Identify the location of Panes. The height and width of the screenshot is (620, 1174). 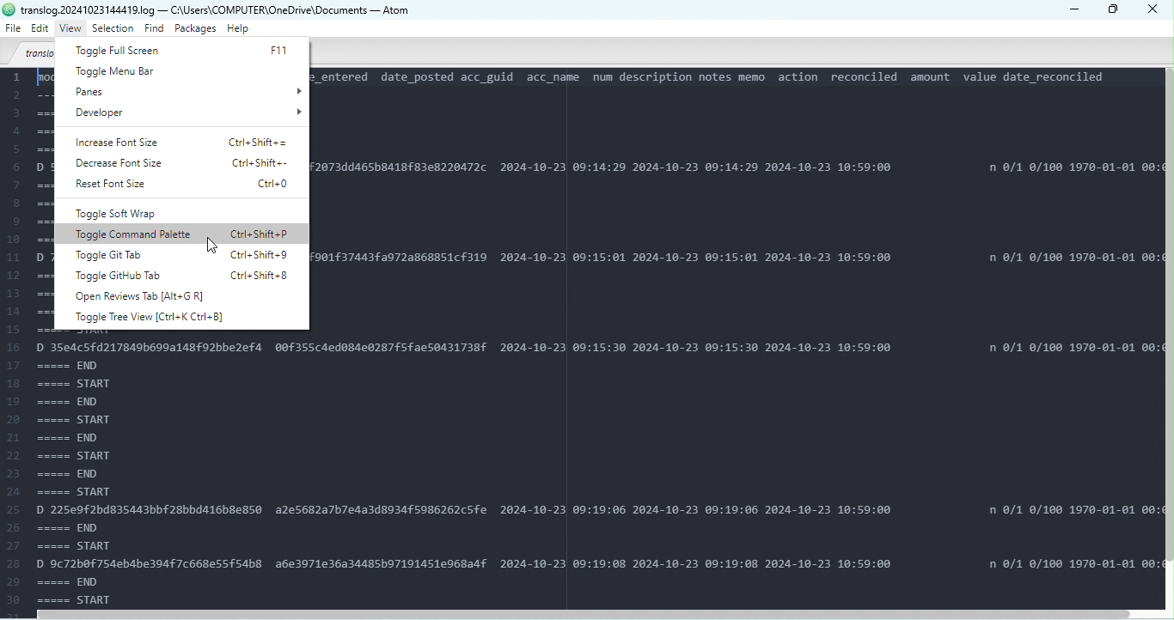
(186, 91).